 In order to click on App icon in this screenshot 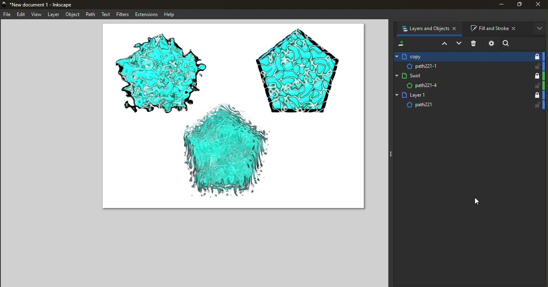, I will do `click(5, 5)`.